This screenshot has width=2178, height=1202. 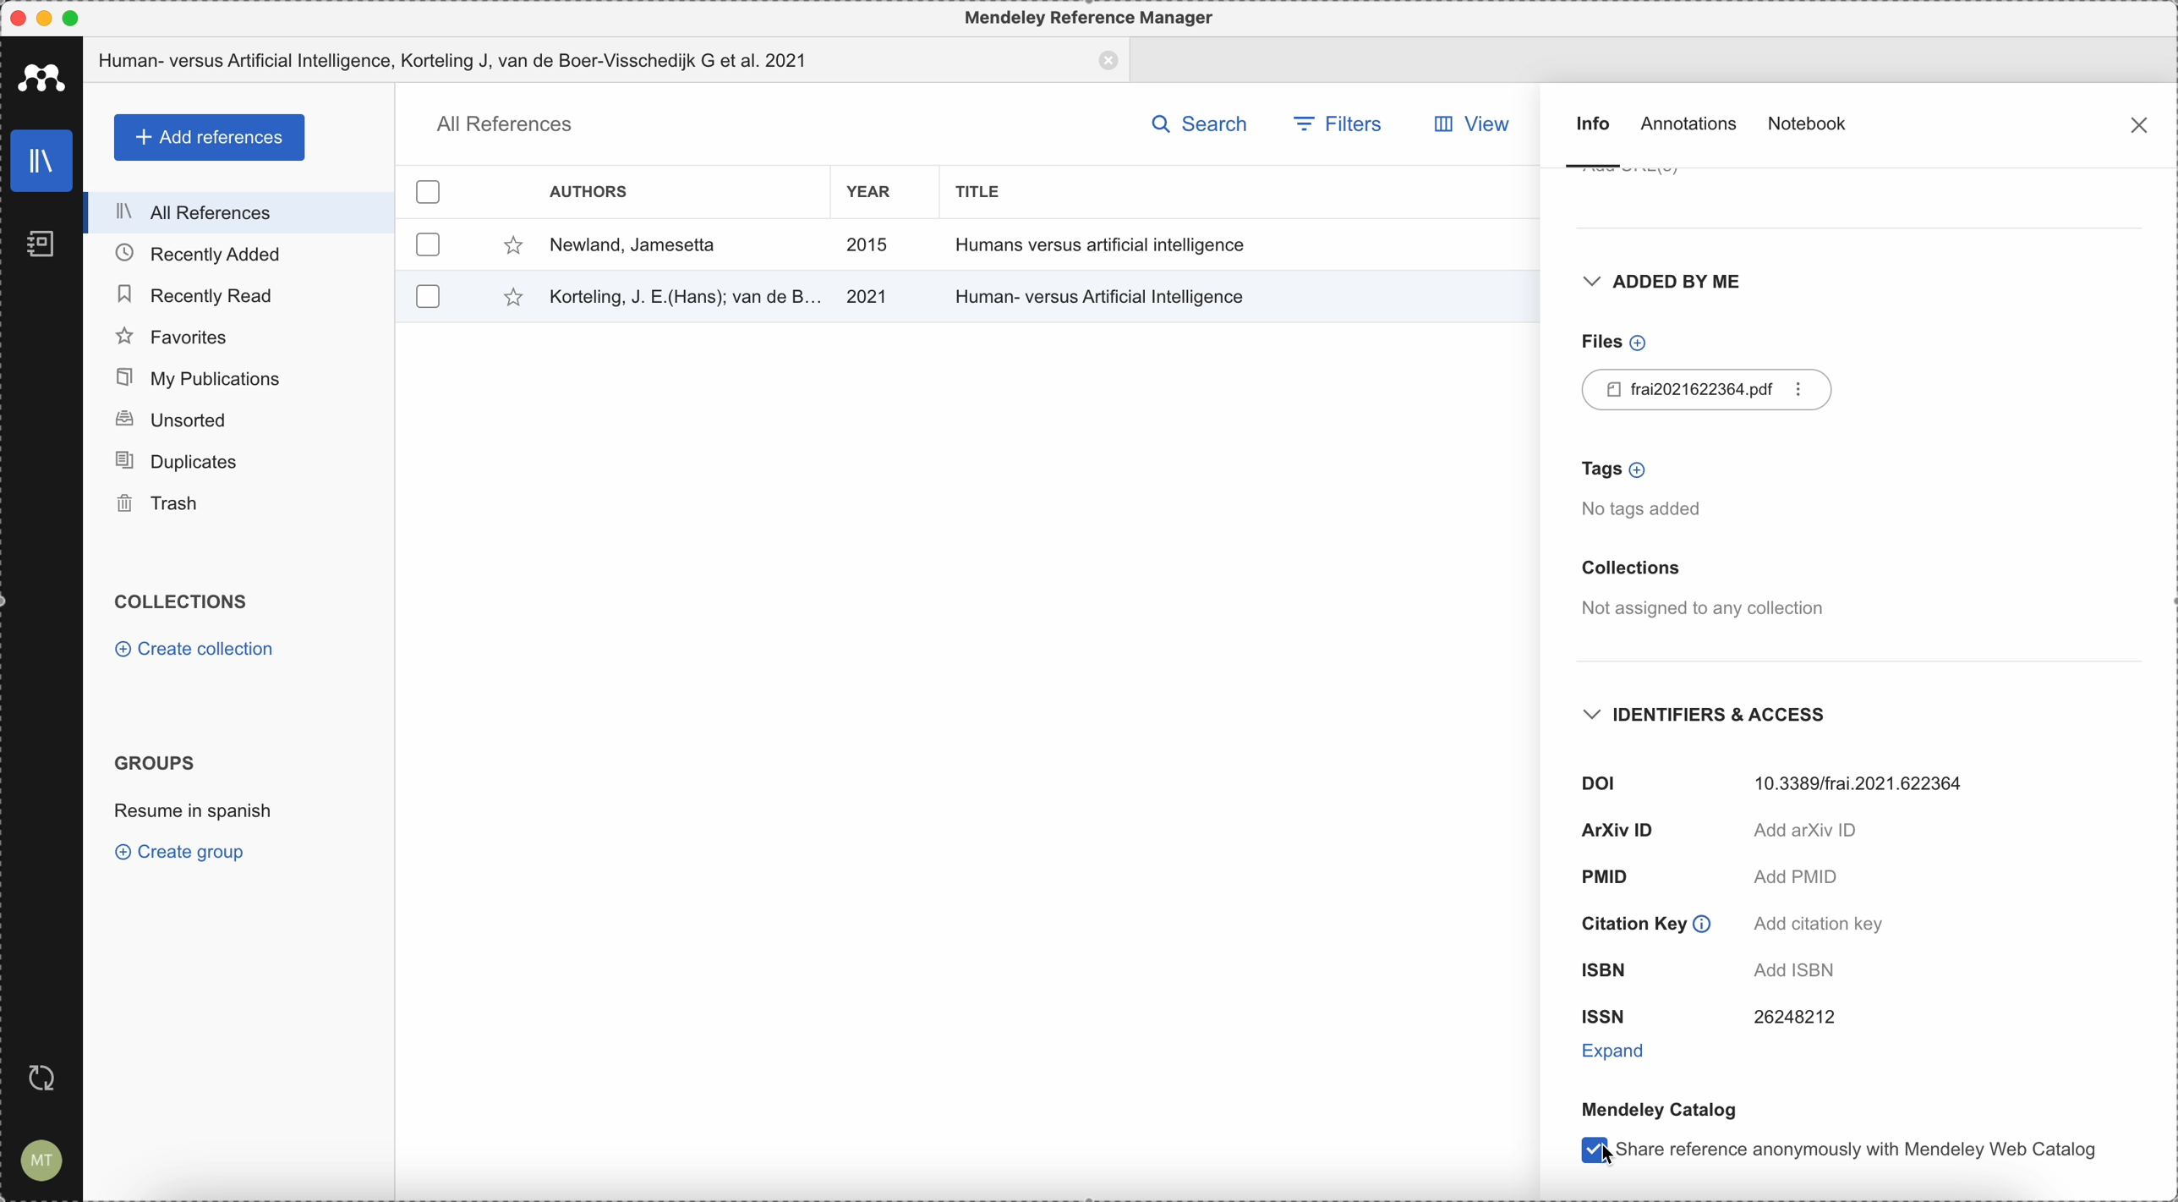 What do you see at coordinates (184, 854) in the screenshot?
I see `create group` at bounding box center [184, 854].